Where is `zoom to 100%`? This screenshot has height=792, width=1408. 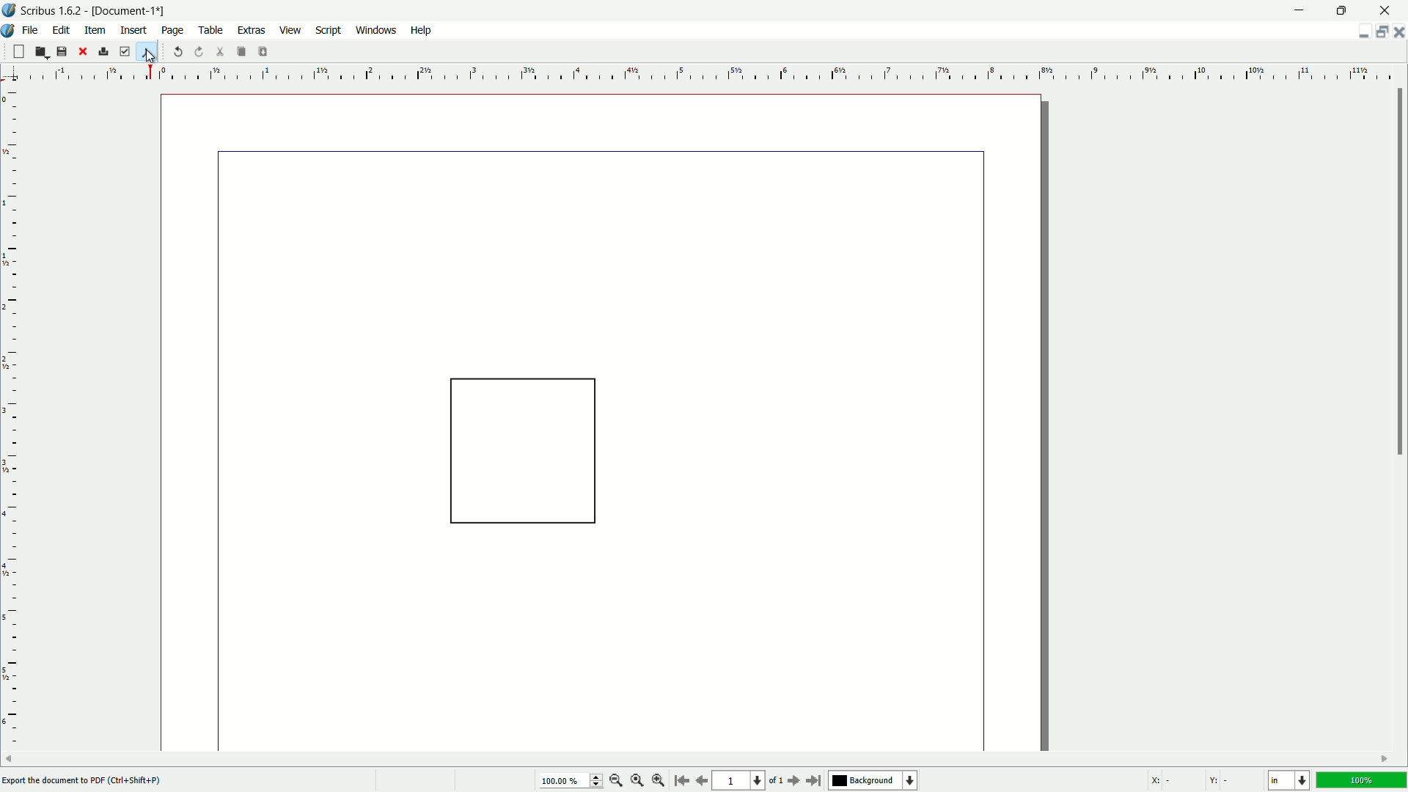
zoom to 100% is located at coordinates (637, 781).